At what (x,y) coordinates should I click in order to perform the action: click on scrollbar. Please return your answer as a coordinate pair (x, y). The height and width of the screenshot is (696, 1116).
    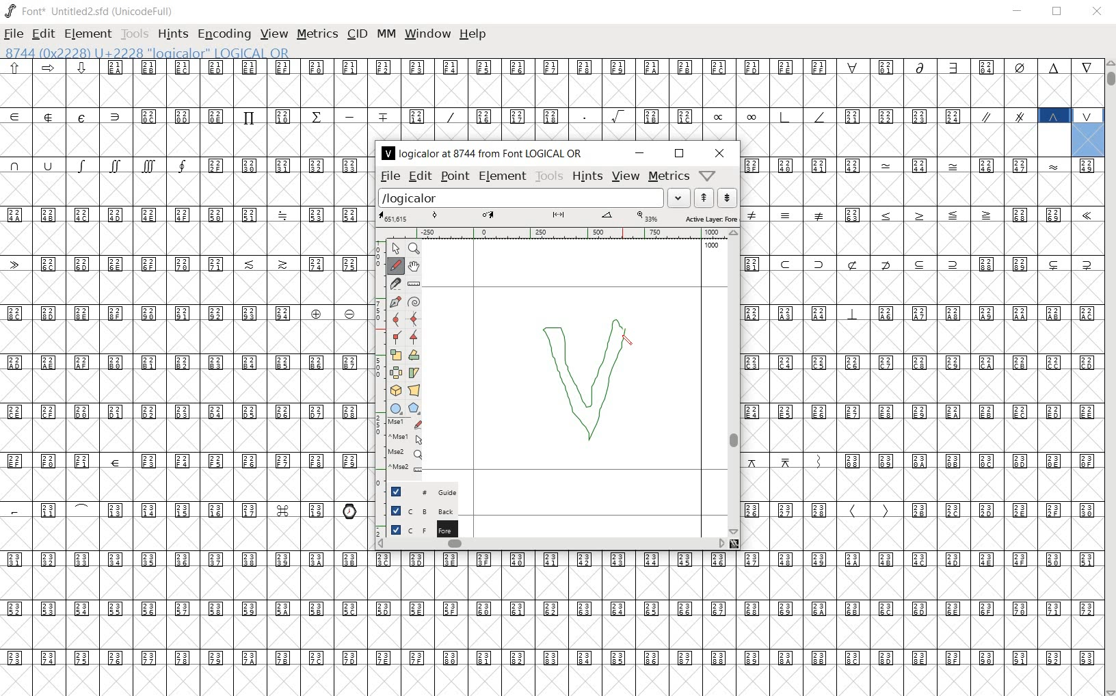
    Looking at the image, I should click on (554, 544).